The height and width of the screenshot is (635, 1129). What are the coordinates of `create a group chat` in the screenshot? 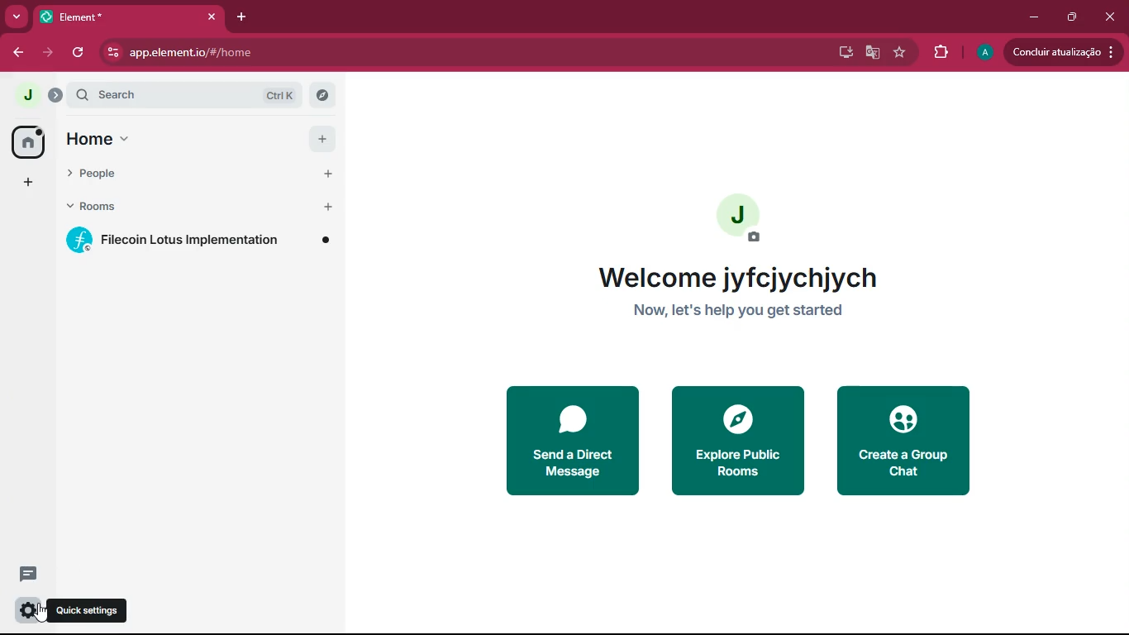 It's located at (903, 442).